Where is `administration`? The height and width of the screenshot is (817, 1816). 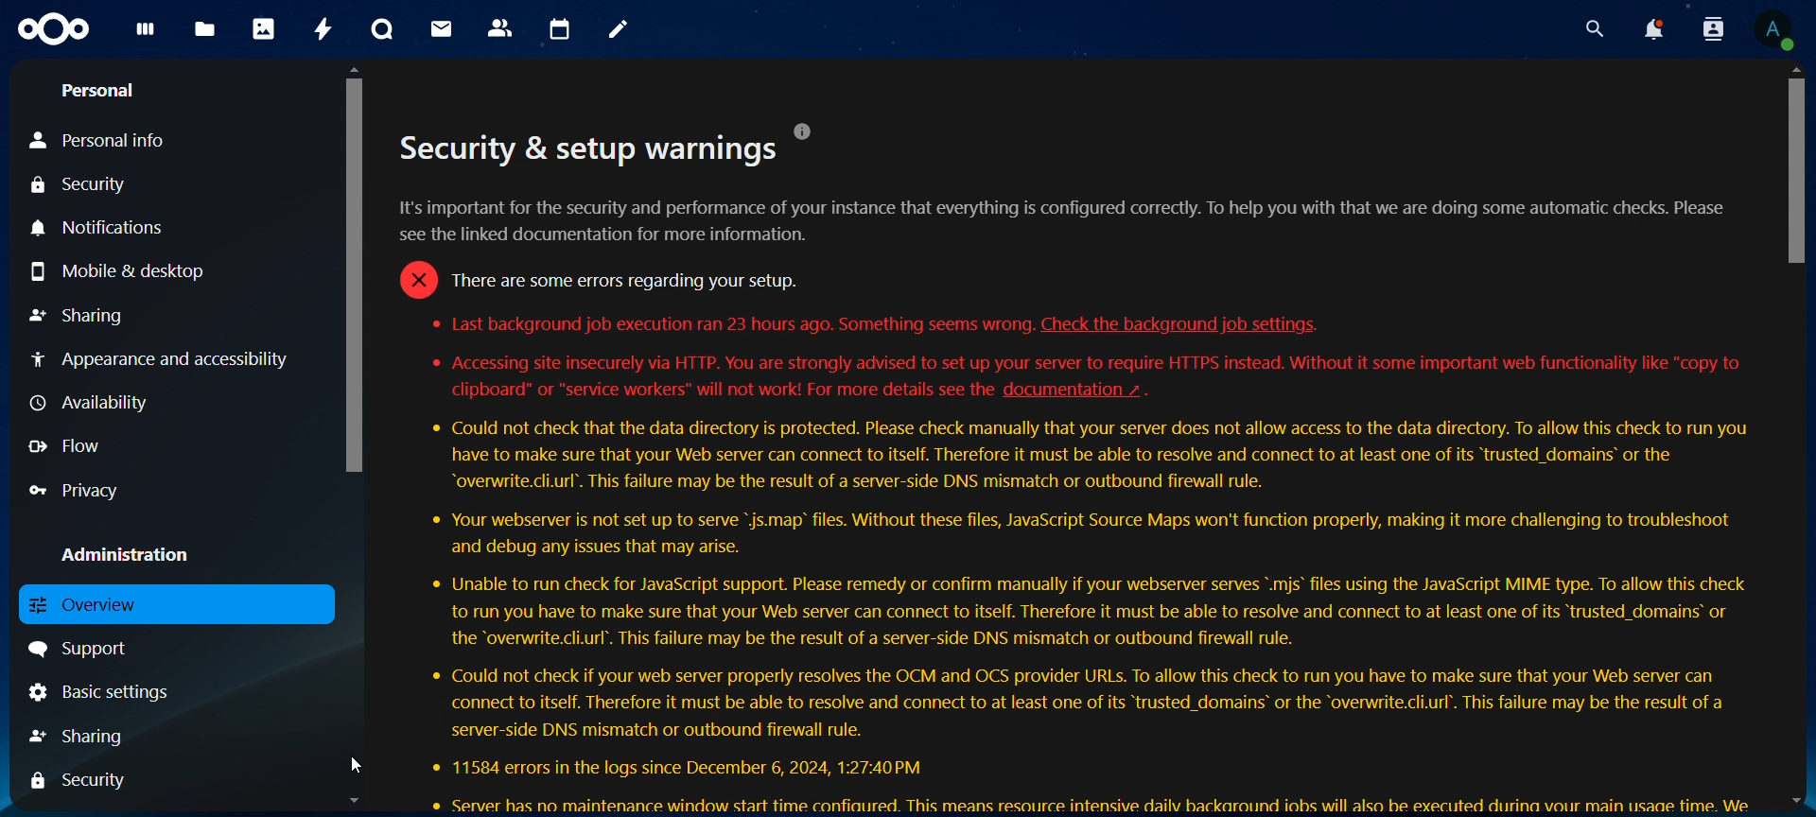
administration is located at coordinates (142, 555).